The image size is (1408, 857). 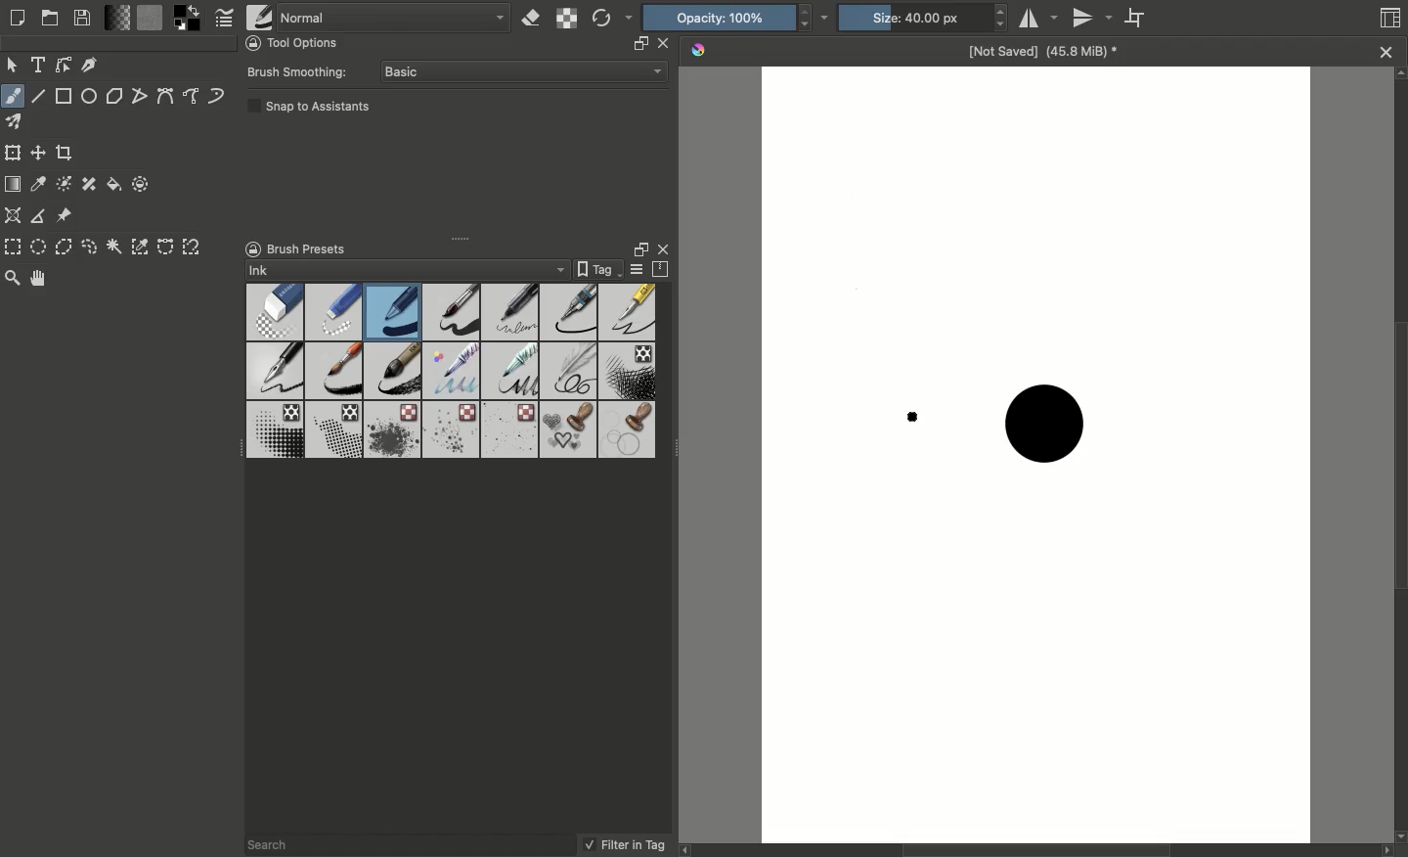 What do you see at coordinates (919, 19) in the screenshot?
I see `Size` at bounding box center [919, 19].